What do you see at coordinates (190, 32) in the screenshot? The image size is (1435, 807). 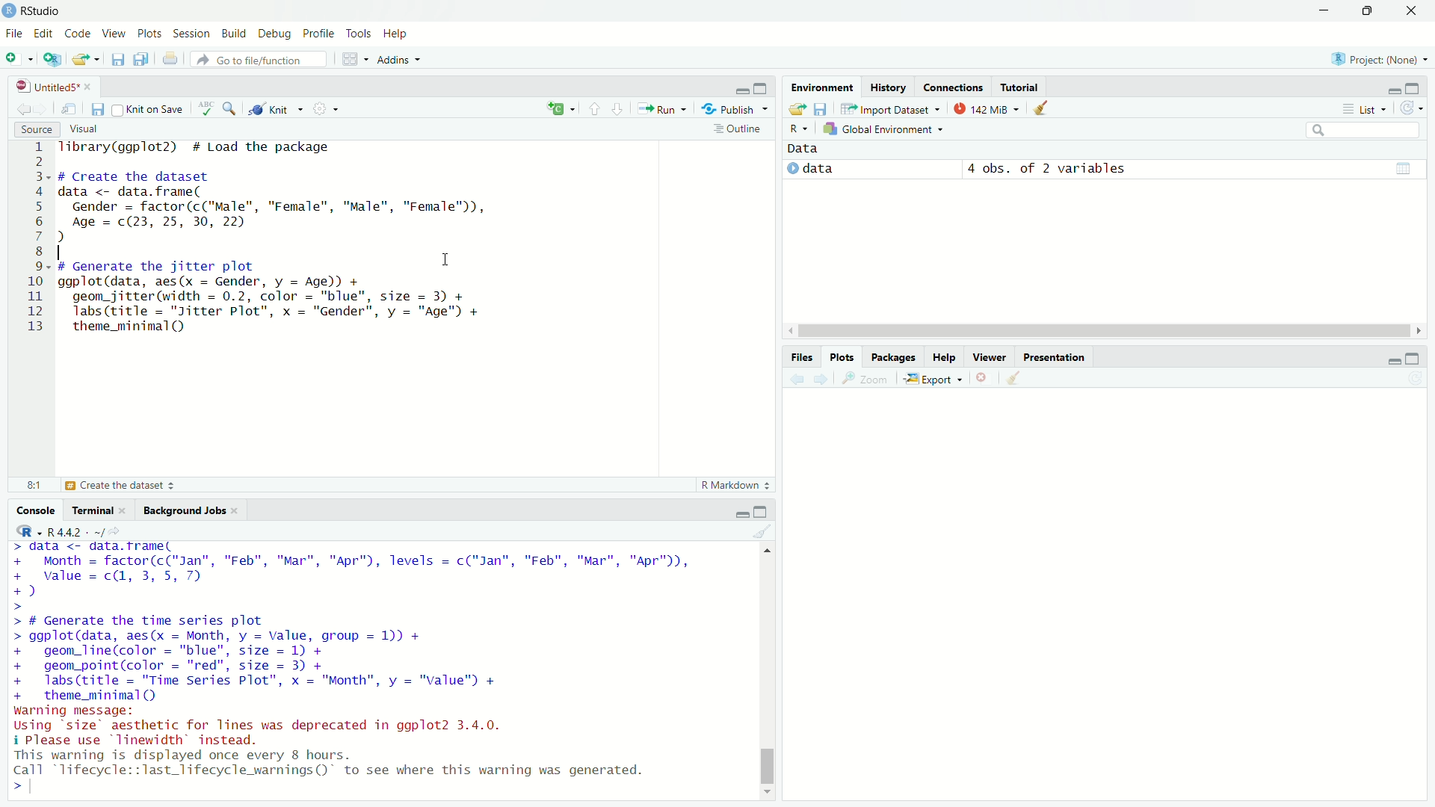 I see `session` at bounding box center [190, 32].